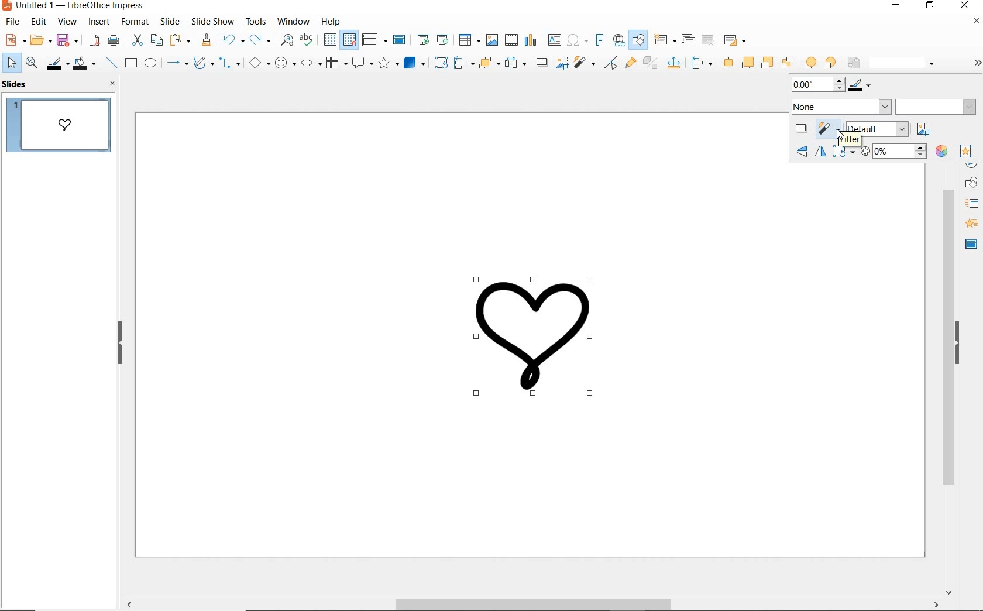 The width and height of the screenshot is (983, 611). What do you see at coordinates (121, 344) in the screenshot?
I see `HIDE` at bounding box center [121, 344].